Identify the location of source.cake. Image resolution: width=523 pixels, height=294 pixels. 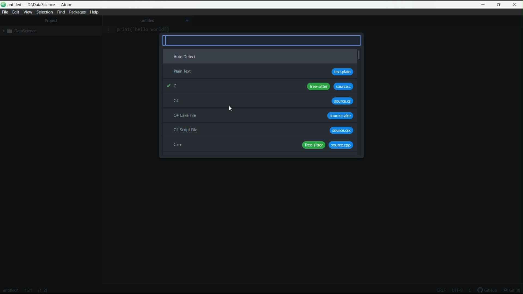
(340, 116).